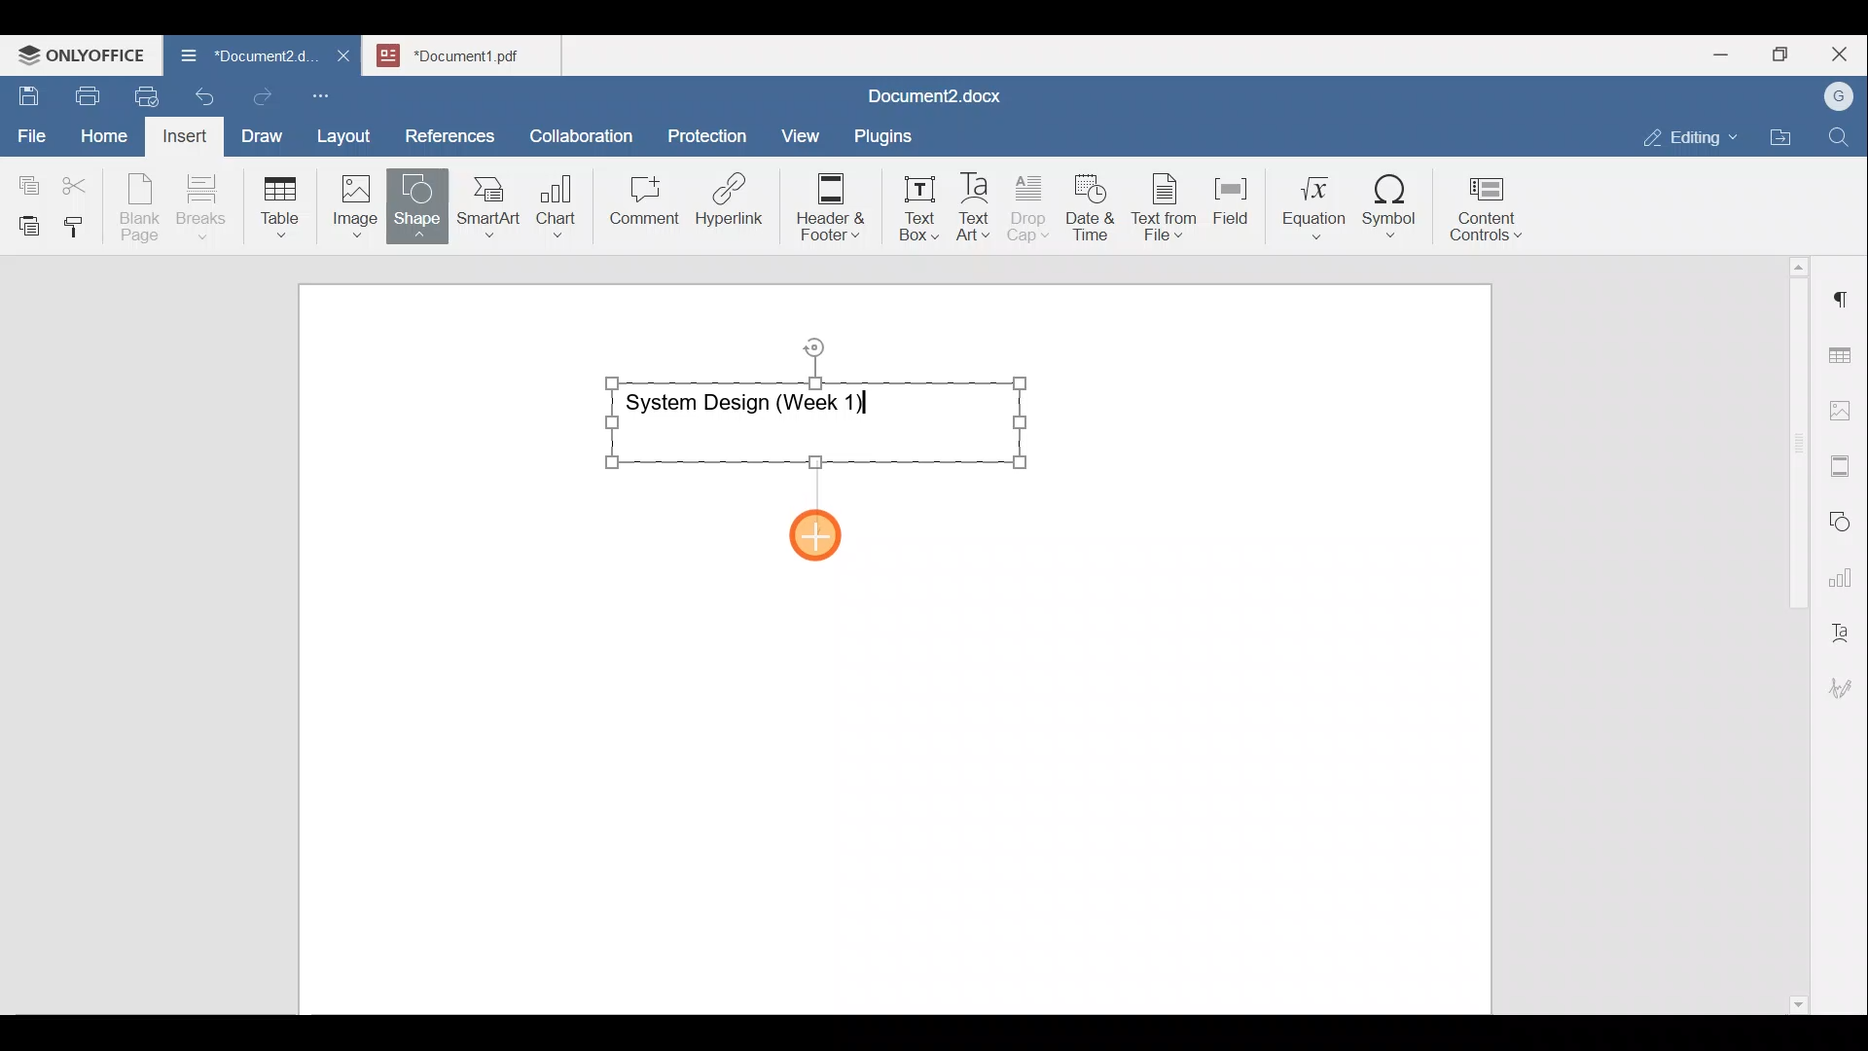 The height and width of the screenshot is (1051, 1868). What do you see at coordinates (259, 131) in the screenshot?
I see `Draw` at bounding box center [259, 131].